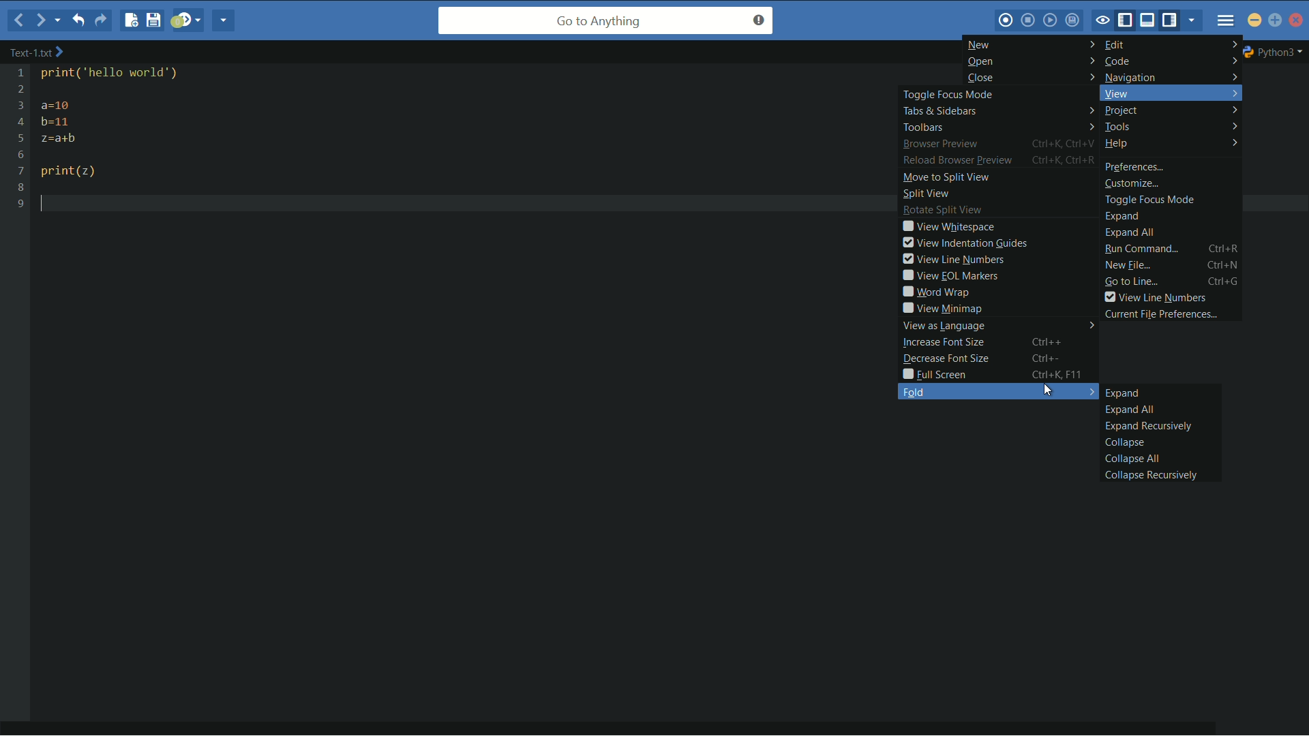  Describe the element at coordinates (1074, 21) in the screenshot. I see `save macro to toolbox` at that location.